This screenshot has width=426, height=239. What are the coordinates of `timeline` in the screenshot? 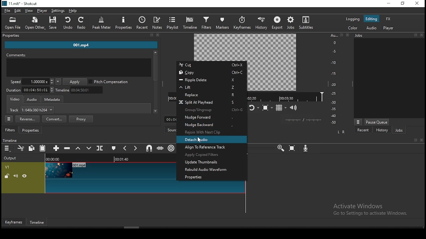 It's located at (38, 222).